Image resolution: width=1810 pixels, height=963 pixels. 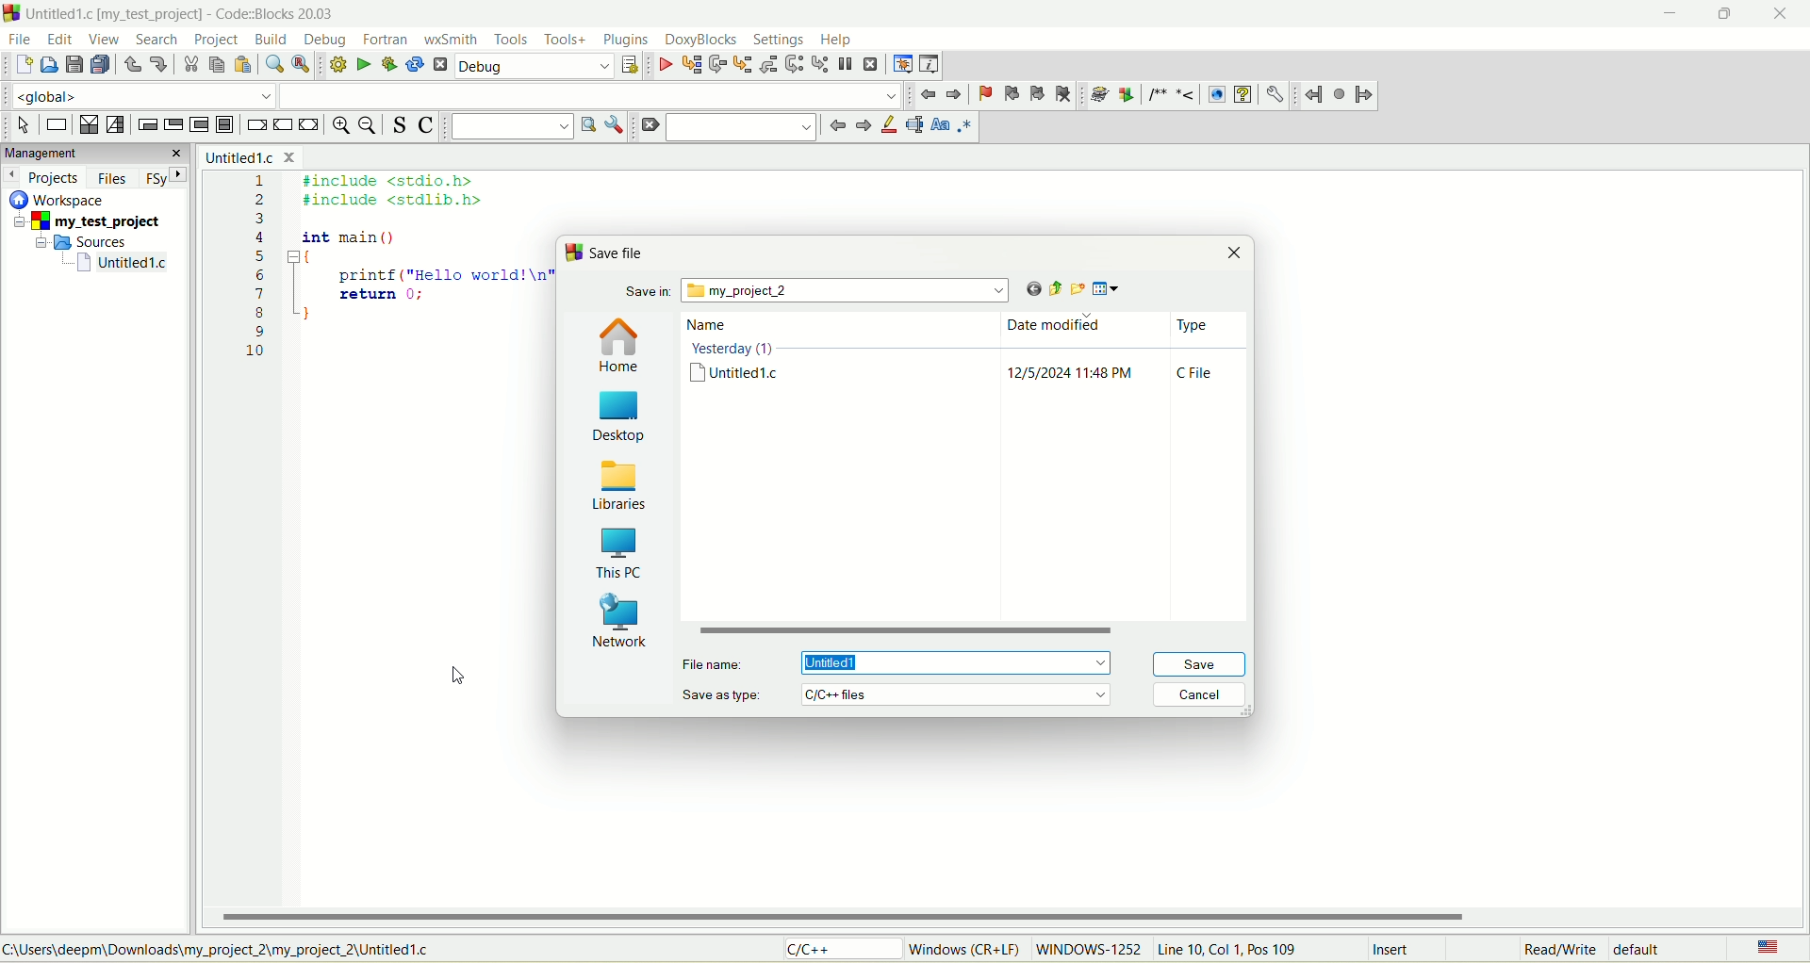 I want to click on build, so click(x=272, y=41).